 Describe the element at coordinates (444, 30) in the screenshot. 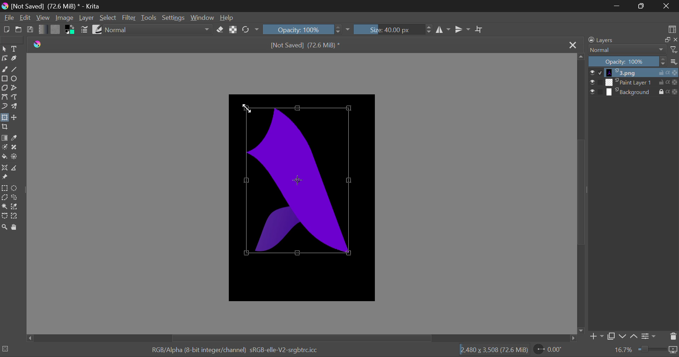

I see `Vertical Mirror Flip` at that location.